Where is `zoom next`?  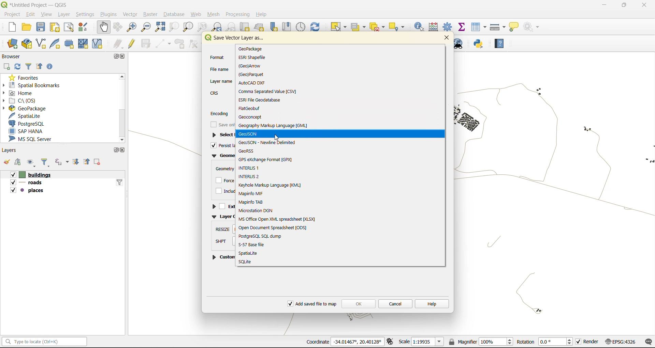 zoom next is located at coordinates (233, 27).